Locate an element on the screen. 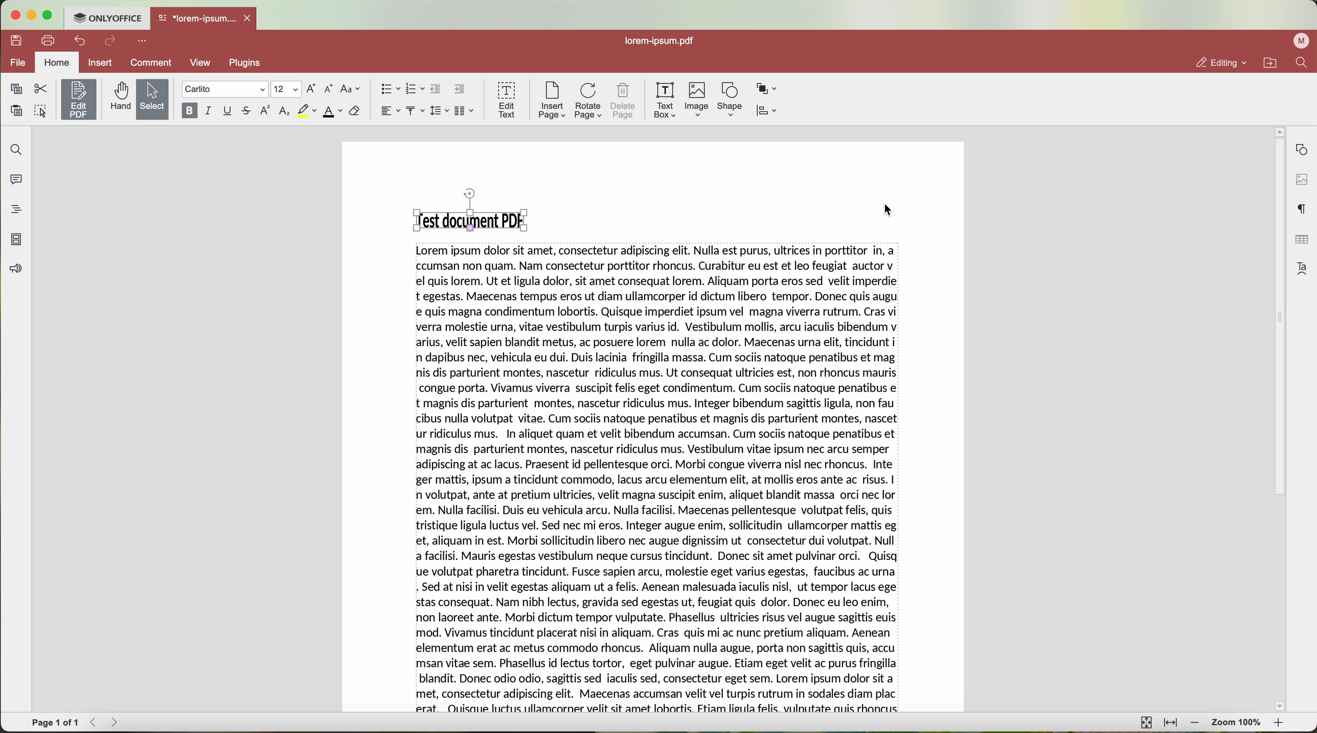 This screenshot has width=1317, height=733. Lorem Ipsum dolor sit amet, consectetur adipiscing elit. Nulla est purus, ultrices in porttitor In, a
ccumsan non quam. Nam consectetur porttitor rhoncus. Curabitur eu est et leo feugiat auctor v
el quis lorem. Ut et ligula dolor, sit amet consequat lorem. Aliquam porta eros sed velit imperdie
t egestas. Maecenas tempus eros ut diam ullamcorper id dictum libero tempor. Donec quis augu
e quis magna condimentum lobortis. Quisque imperdiet ipsum vel magna viverra rutrum. Cras vi
verra molestie urna, vitae vestibulum turpis varius id. Vestibulum mollis, arcu iaculis bibendum v
arius, velit sapien blandit metus, ac posuere lorem nulla ac dolor. Maecenas urna elit, tincidunt i
n dapibus nec, vehicula eu dui. Duis lacinia fringilla massa. Cum sociis natoque penatibus et mag
nis dis parturient montes, nascetur ridiculus mus. Ut consequat ultricies est, non rhoncus mauris
congue porta. Vivamus viverra suscipit felis eget condimentum. Cum sociis natoque penatibus e
t magnis dis parturient montes, nascetur ridiculus mus. Integer bibendum sagittis ligula, non fau
cibus nulla volutpat vitae. Cum sociis natoque penatibus et magnis dis parturient montes, nascet
ur ridiculus mus. In aliquet quam et velit bibendum accumsan. Cum sociis natoque penatibus et
magnis dis parturient montes, nascetur ridiculus mus. Vestibulum vitae ipsum nec arcu semper
adipiscing at ac lacus. Praesent id pellentesque orci. Morbi congue viverra nisl nec rhoncus. Inte
ger mattis, ipsum a tincidunt commodo, lacus arcu elementum elit, at mollis eros ante ac risus. |
n volutpat, ante at pretium ultricies, velit magna suscipit enim, aliquet blandit massa orci nec lor
em. Nulla facilisi. Duis eu vehicula arcu. Nulla facilisi. Maecenas pellentesque volutpat felis, quis
tristique ligula luctus vel. Sed nec mi eros. Integer augue enim, sollicitudin ullamcorper mattis eg
et, aliquam in est. Morbi sollicitudin libero nec augue dignissim ut consectetur dui volutpat. Null
a facilisi. Mauris egestas vestibulum neque cursus tincidunt. Donec sit amet pulvinar orci. Quisq
ue volutpat pharetra tincidunt. Fusce sapien arcu, molestie eget varius egestas, faucibus ac urna
. Sed at nisi in velit egestas aliquam ut a felis. Aenean malesuada iaculis nisl, ut tempor lacus ege
stas consequat. Nam nibh lectus, gravida sed egestas ut, feugiat quis dolor. Donec eu leo enim,
non laoreet ante. Morbi dictum tempor vulputate. Phasellus ultricies risus vel augue sagittis euis
mod. Vivamus tincidunt placerat nisi in aliquam. Cras quis mi ac nunc pretium aliquam. Aenean
elementum erat ac metus commodo rhoncus. Aliquam nulla augue, porta non sagittis quis, accu
msan vitae sem. Phasellus id lectus tortor, eget pulvinar augue. Etiam eget velit ac purus fringilla
blandit. Donec odio odio, sagittis sed iaculis sed, consectetur eget sem. Lorem ipsum dolor sit a
met, consectetur adipiscing elit. Maecenas accumsan velit vel turpis rutrum in sodales diam plac
erat. Quisaue luctus ullamecorner velit sit amet lohortis. Ftiam ligula felis. vulnutate auis rhoncus is located at coordinates (659, 481).